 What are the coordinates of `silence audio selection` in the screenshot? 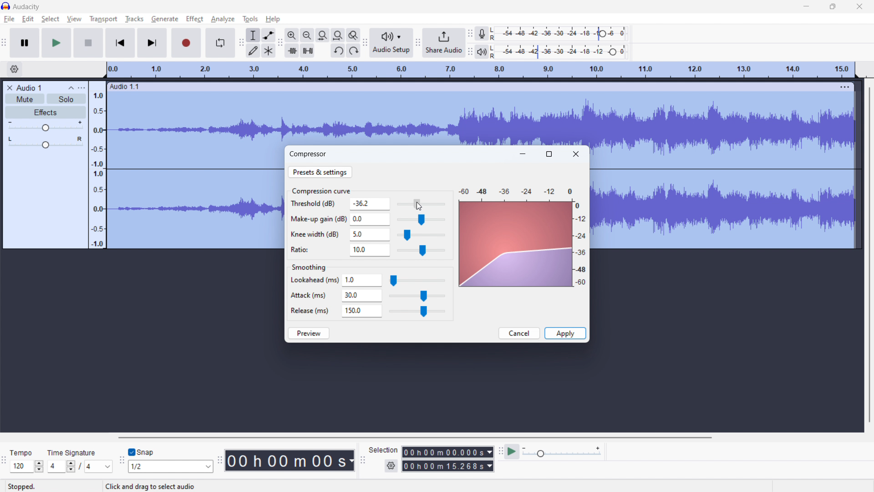 It's located at (307, 51).